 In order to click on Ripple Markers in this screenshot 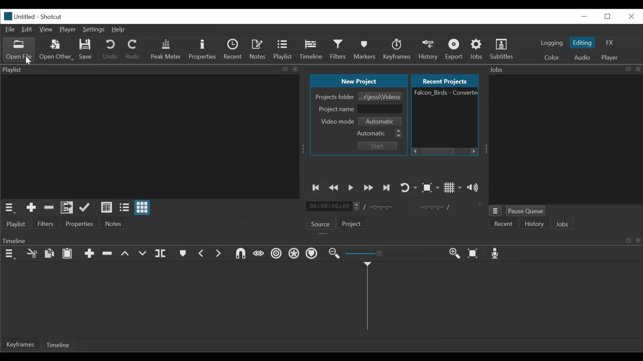, I will do `click(313, 255)`.